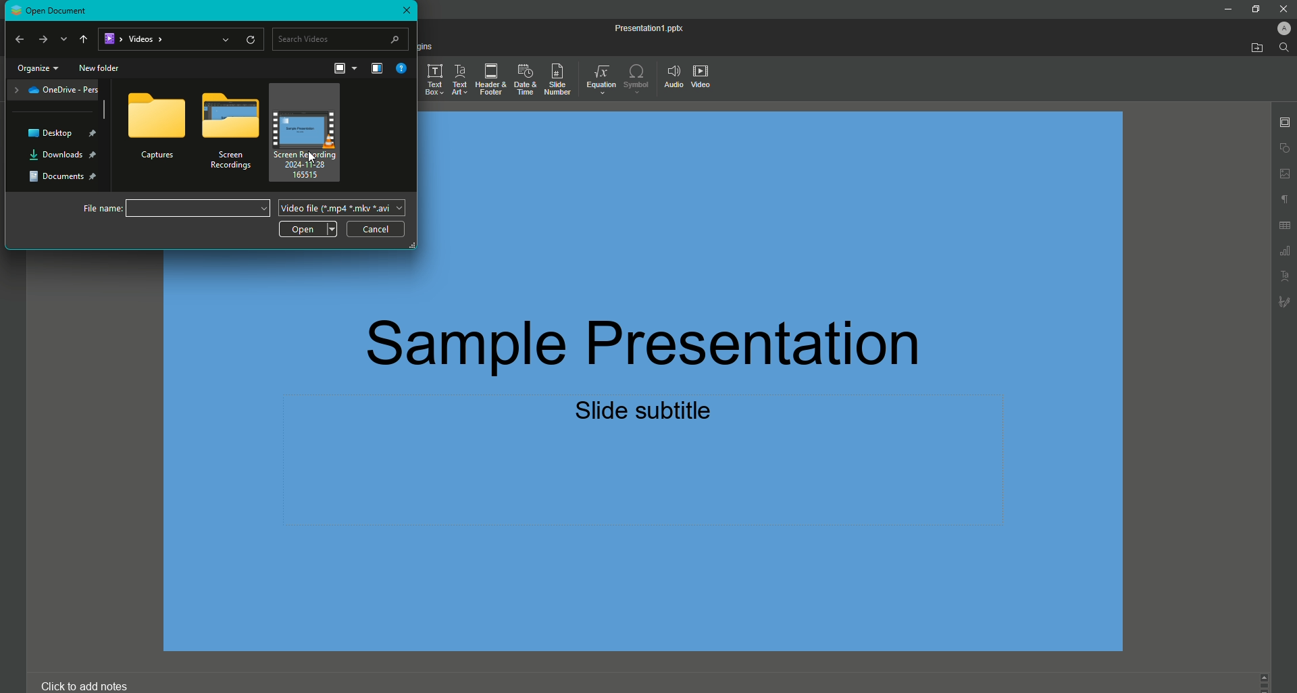 The image size is (1297, 693). I want to click on OneDrive, so click(53, 91).